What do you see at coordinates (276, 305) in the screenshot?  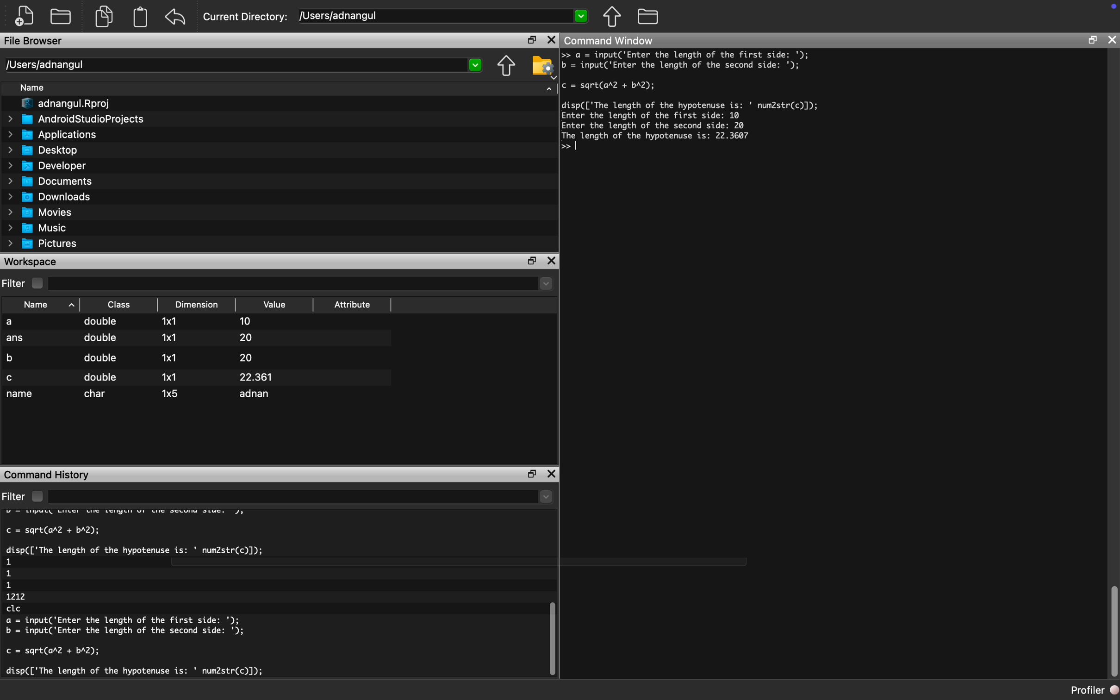 I see `Value` at bounding box center [276, 305].